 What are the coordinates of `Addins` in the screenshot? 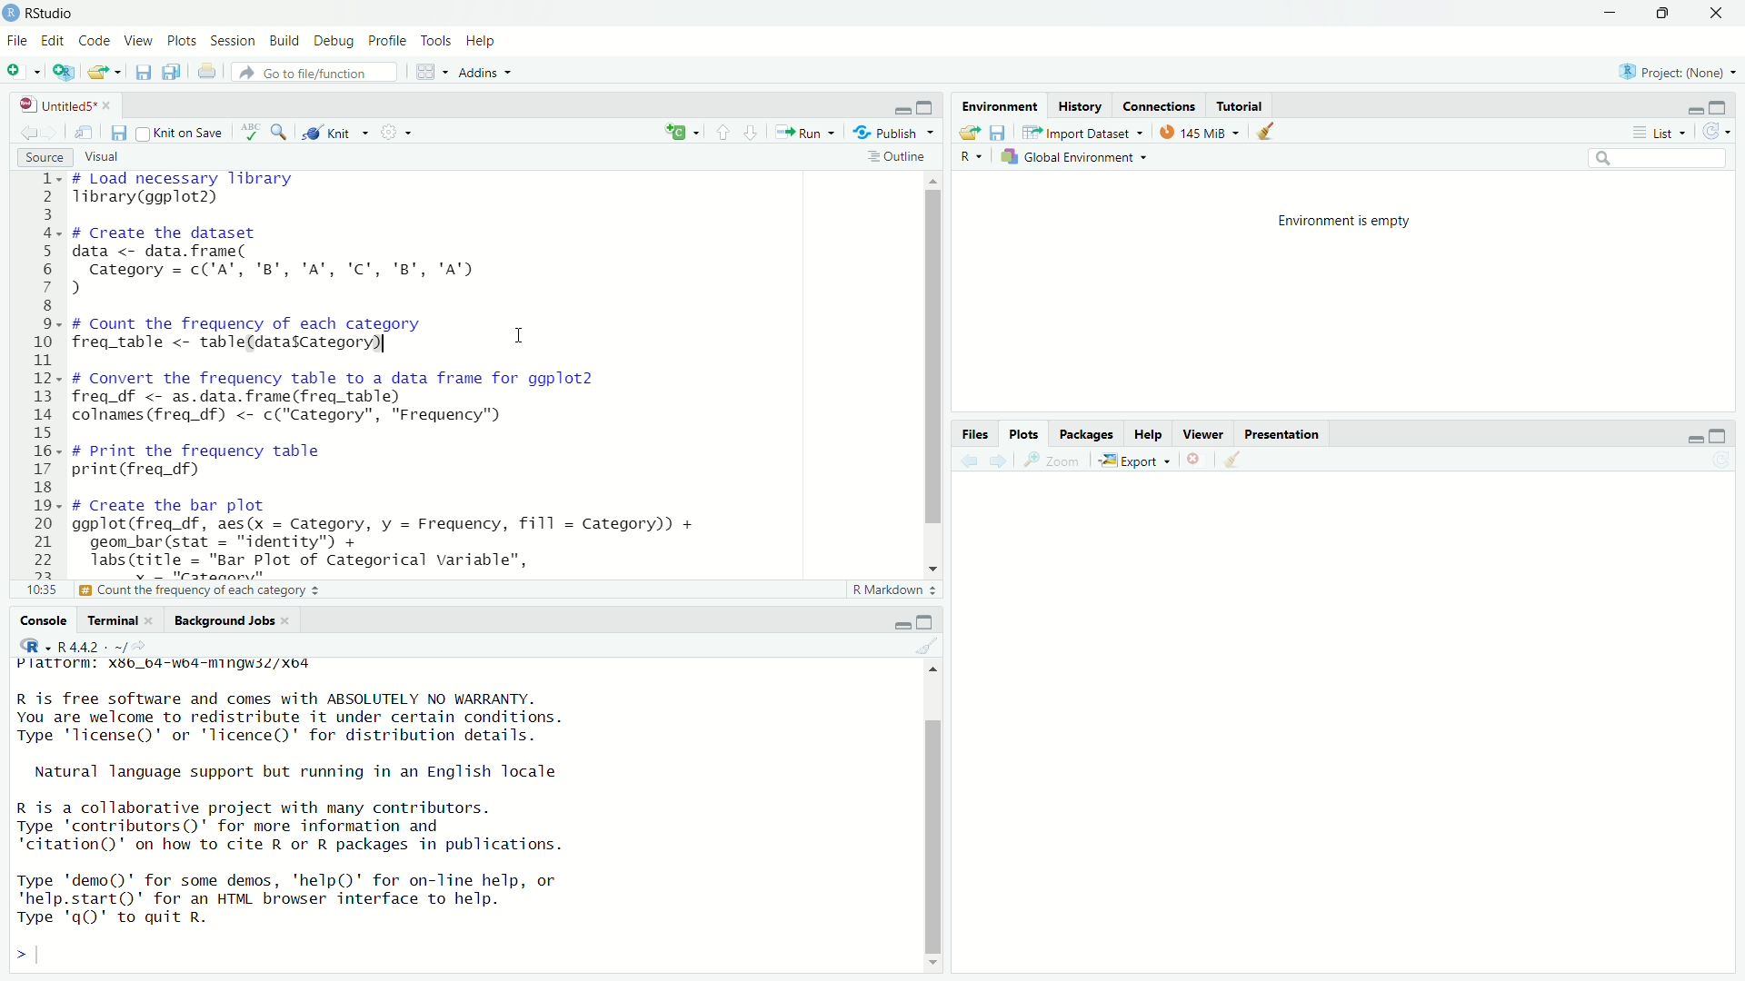 It's located at (487, 75).